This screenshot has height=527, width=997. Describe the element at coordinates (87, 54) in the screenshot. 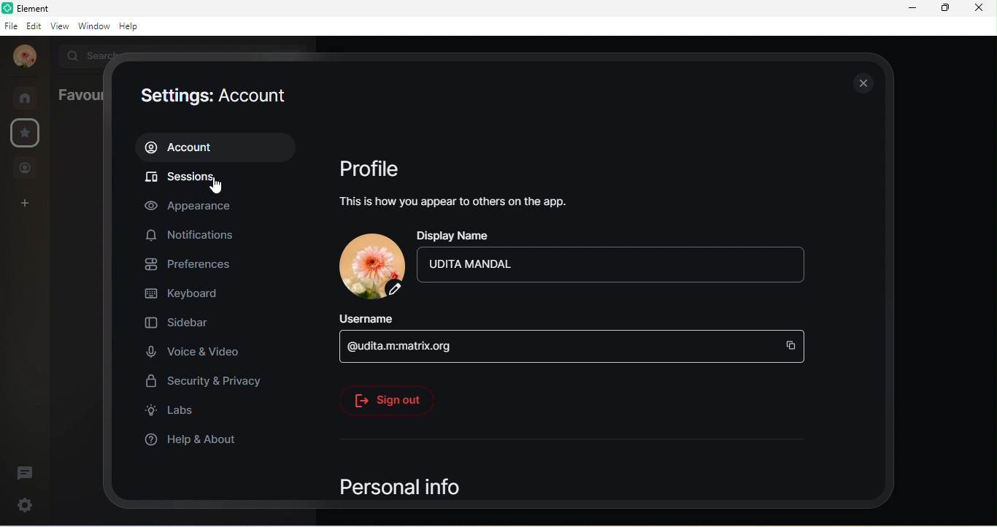

I see `search` at that location.